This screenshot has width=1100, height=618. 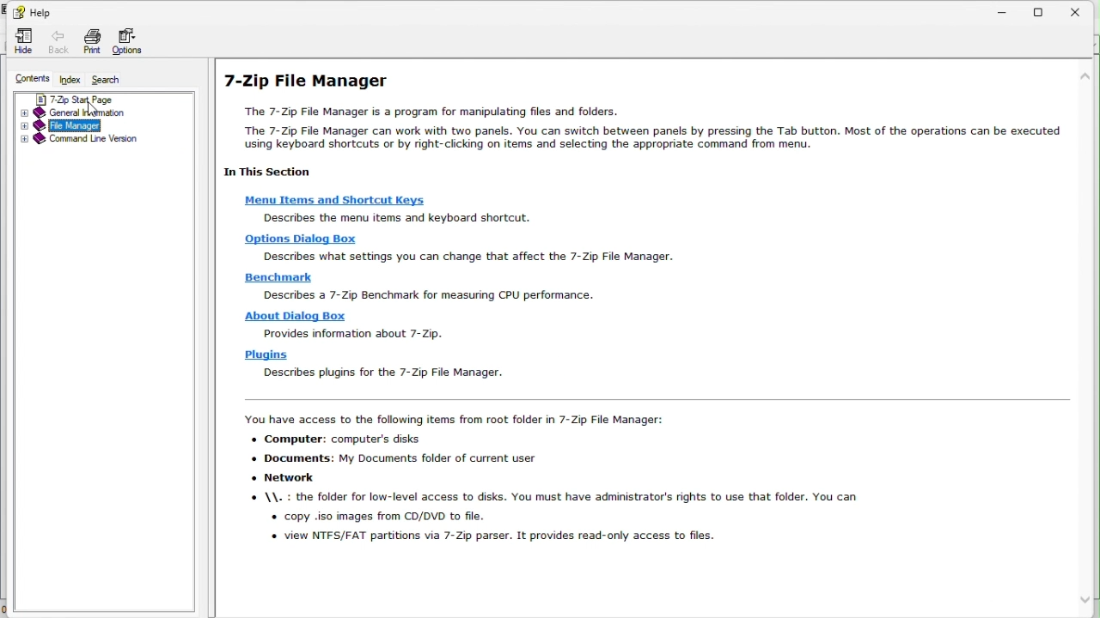 I want to click on General information, so click(x=95, y=112).